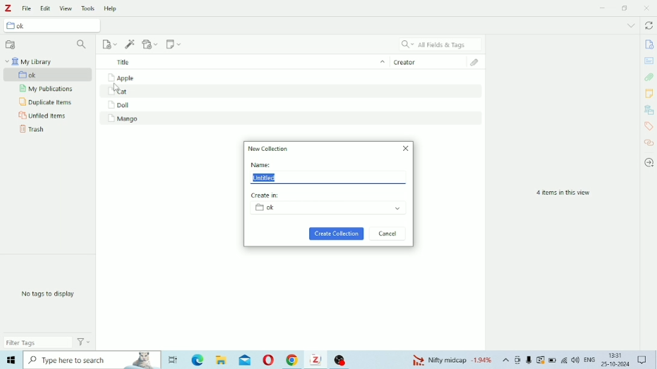 The image size is (657, 369). What do you see at coordinates (541, 360) in the screenshot?
I see `Warning` at bounding box center [541, 360].